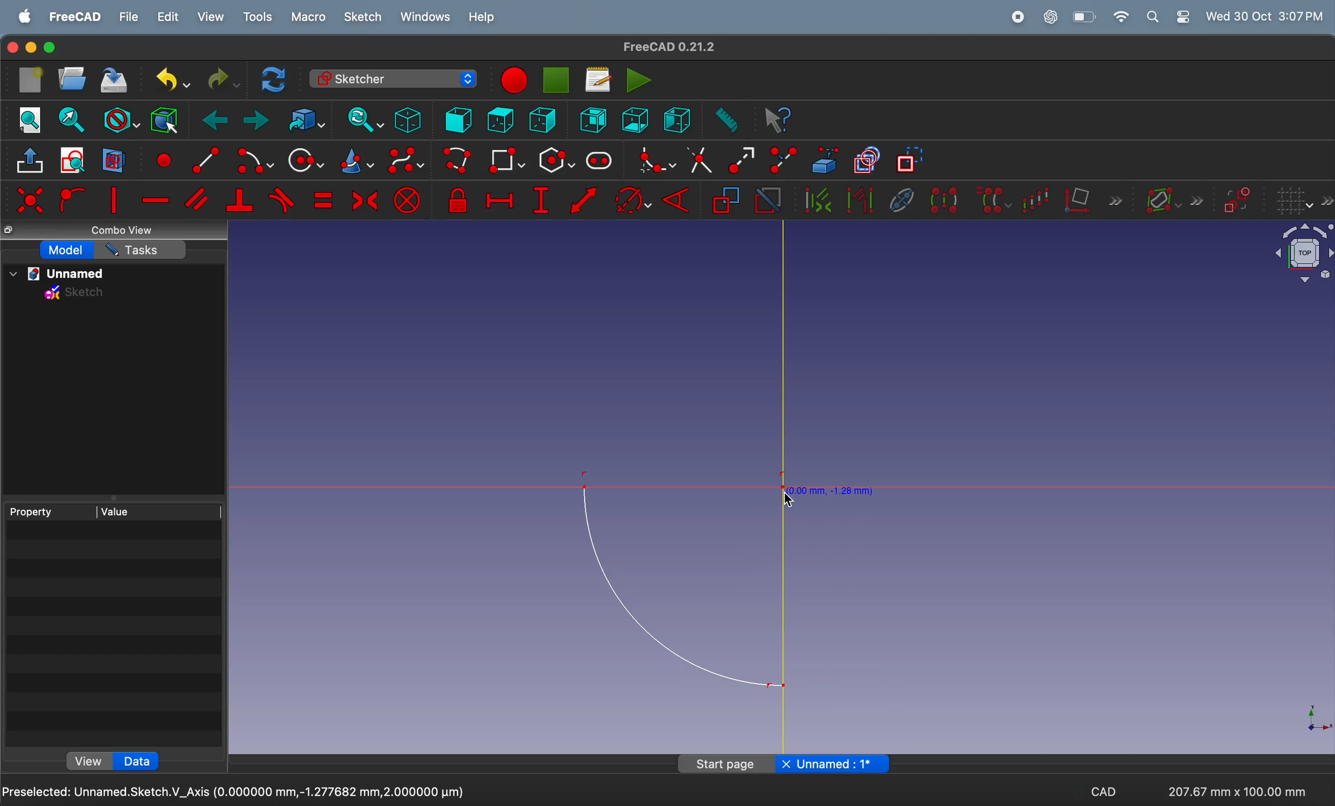 The image size is (1335, 806). Describe the element at coordinates (1052, 16) in the screenshot. I see `chatgpt` at that location.